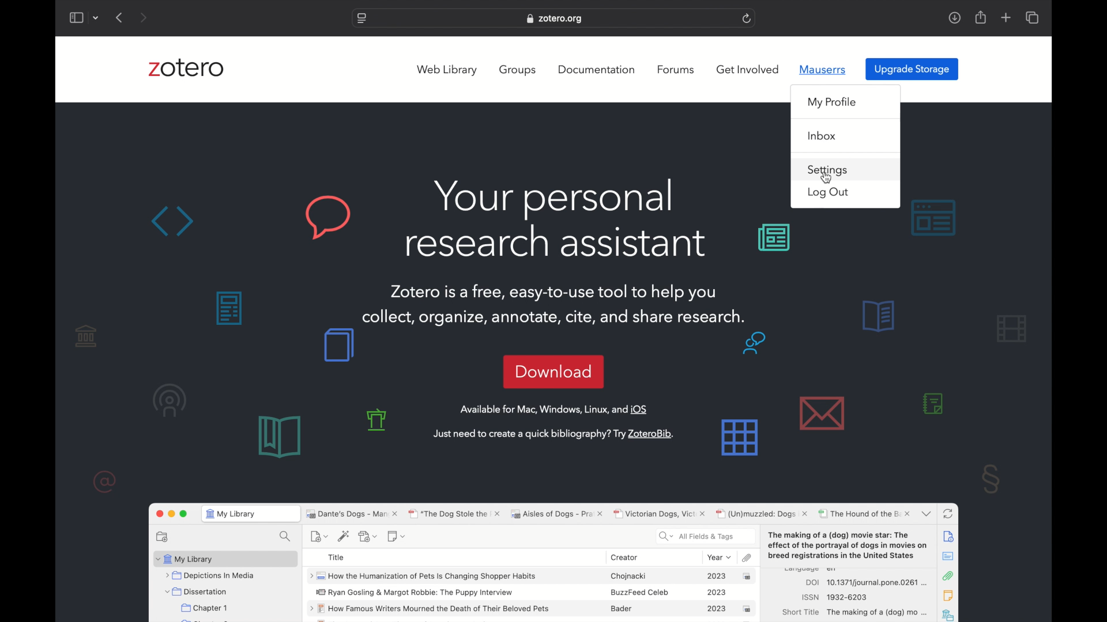 The image size is (1107, 622). What do you see at coordinates (231, 309) in the screenshot?
I see `background graphics` at bounding box center [231, 309].